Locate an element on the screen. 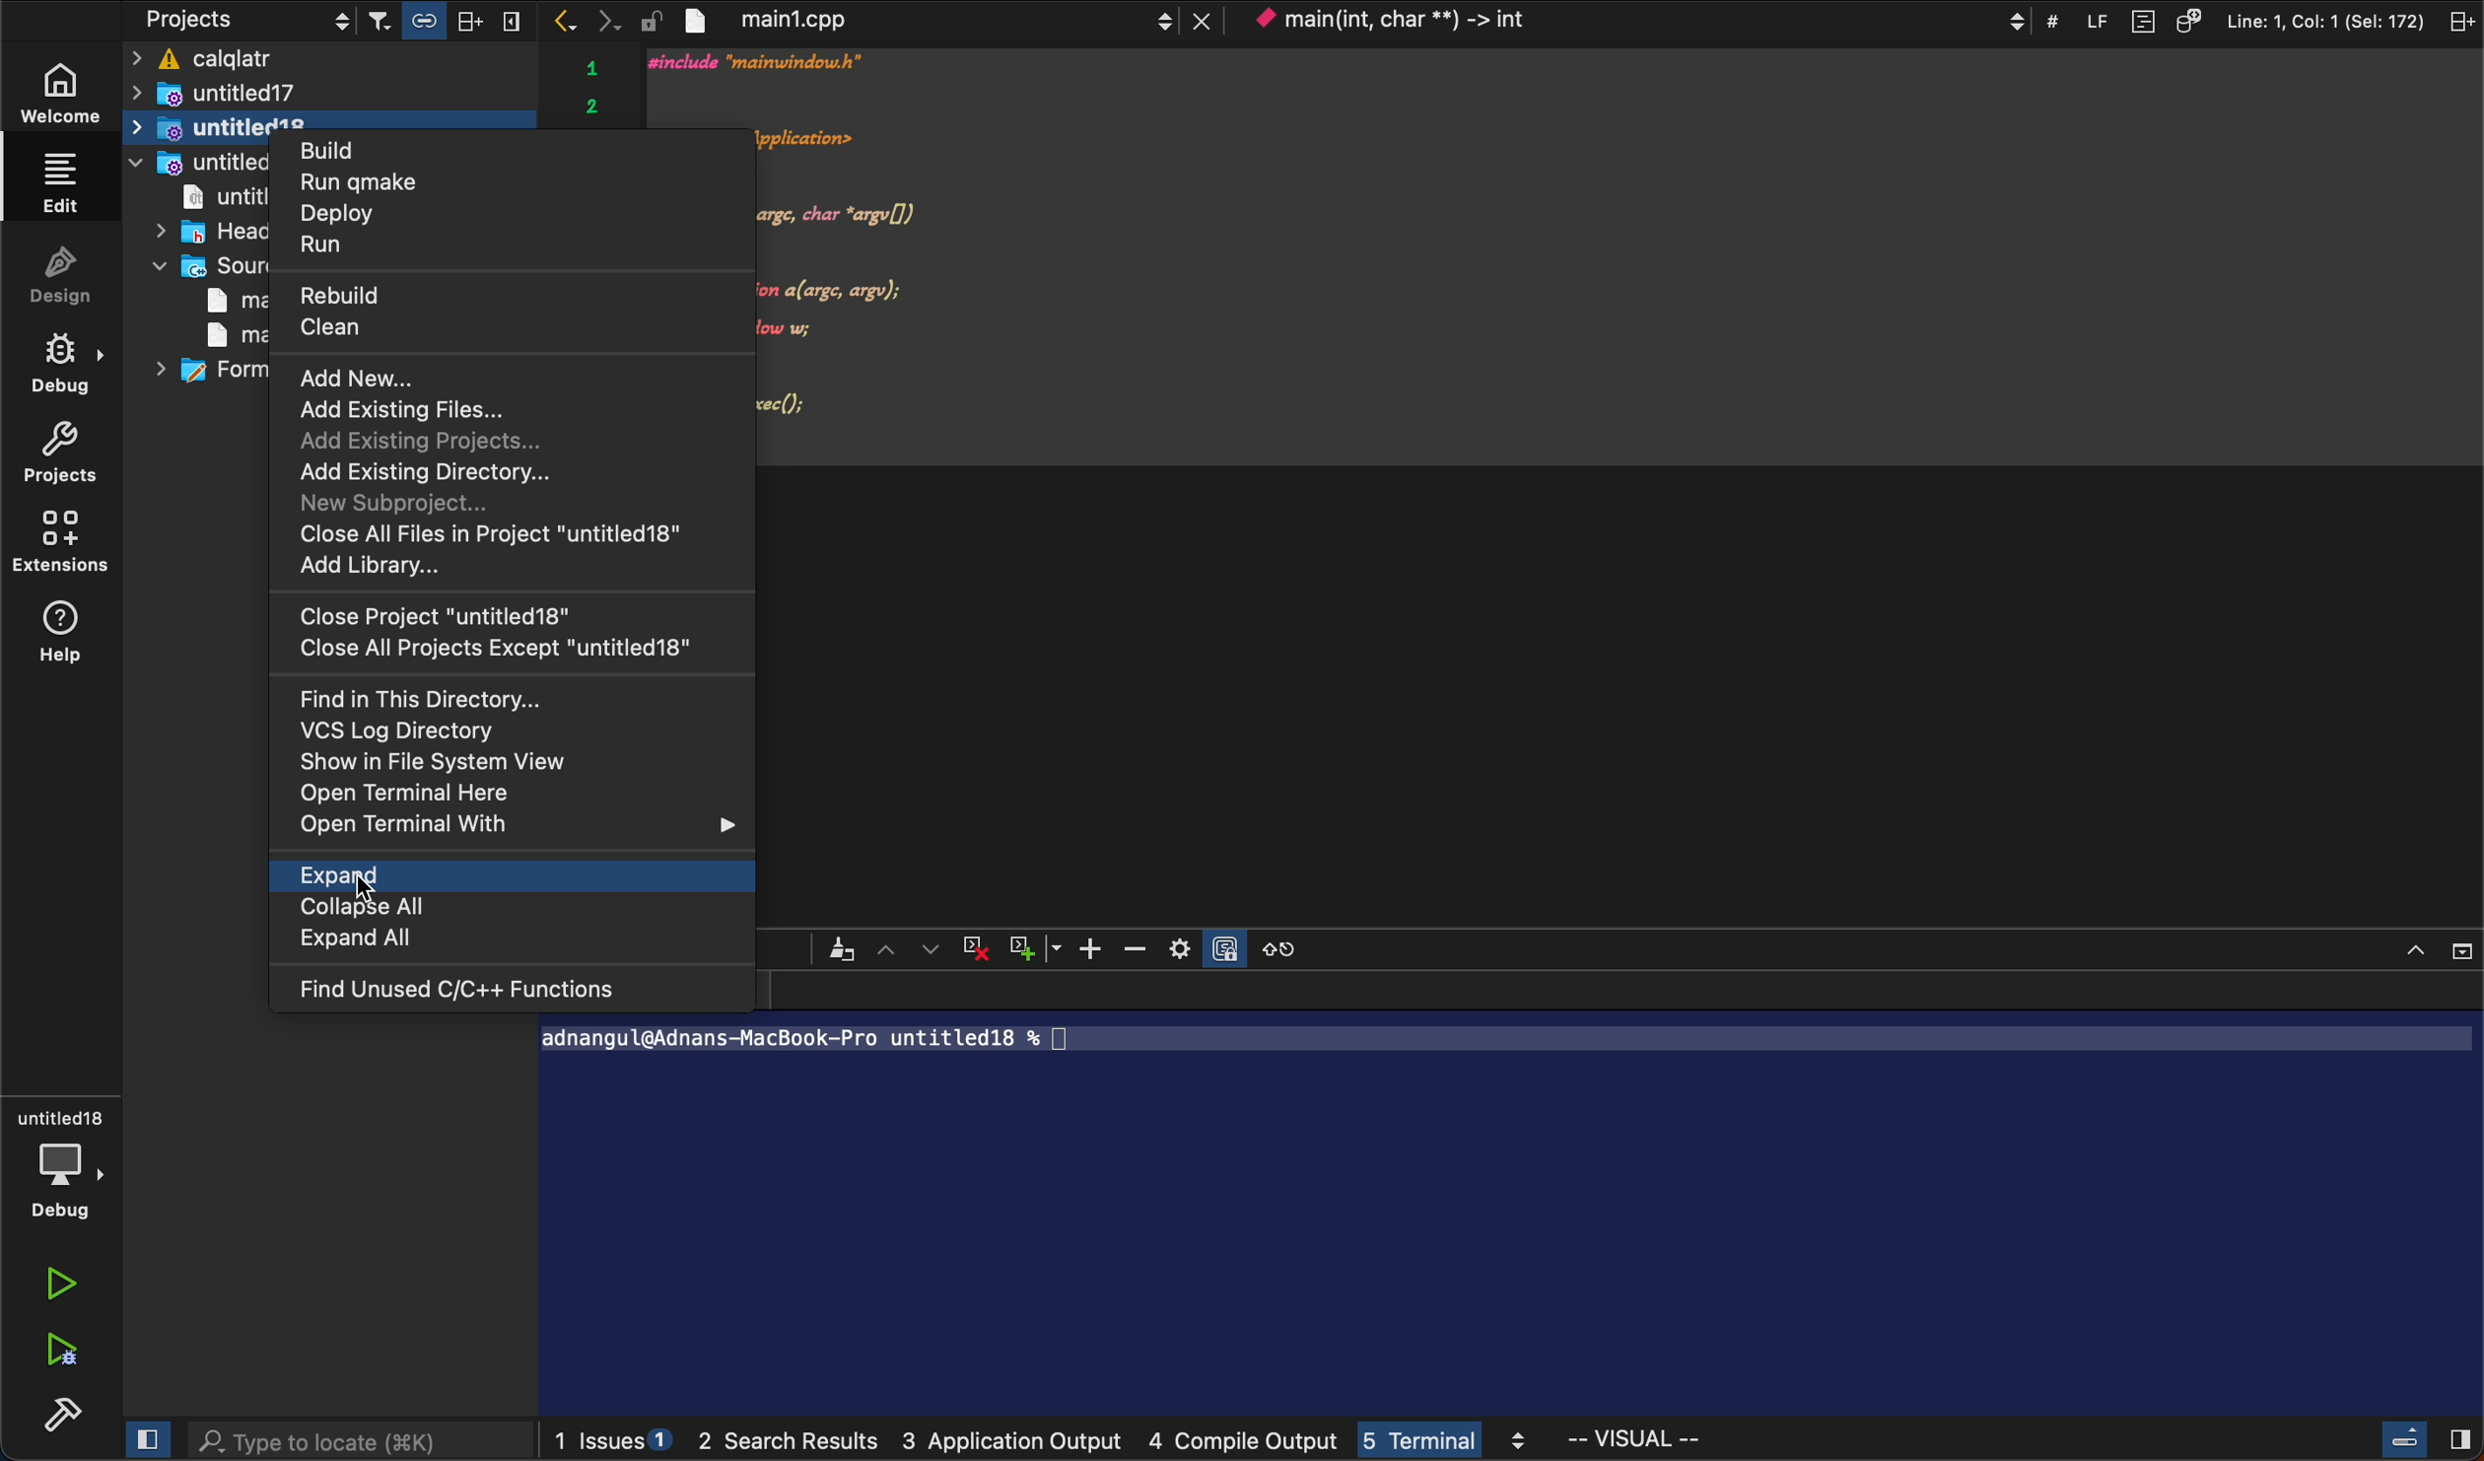 This screenshot has height=1461, width=2484. terminal is located at coordinates (1518, 1192).